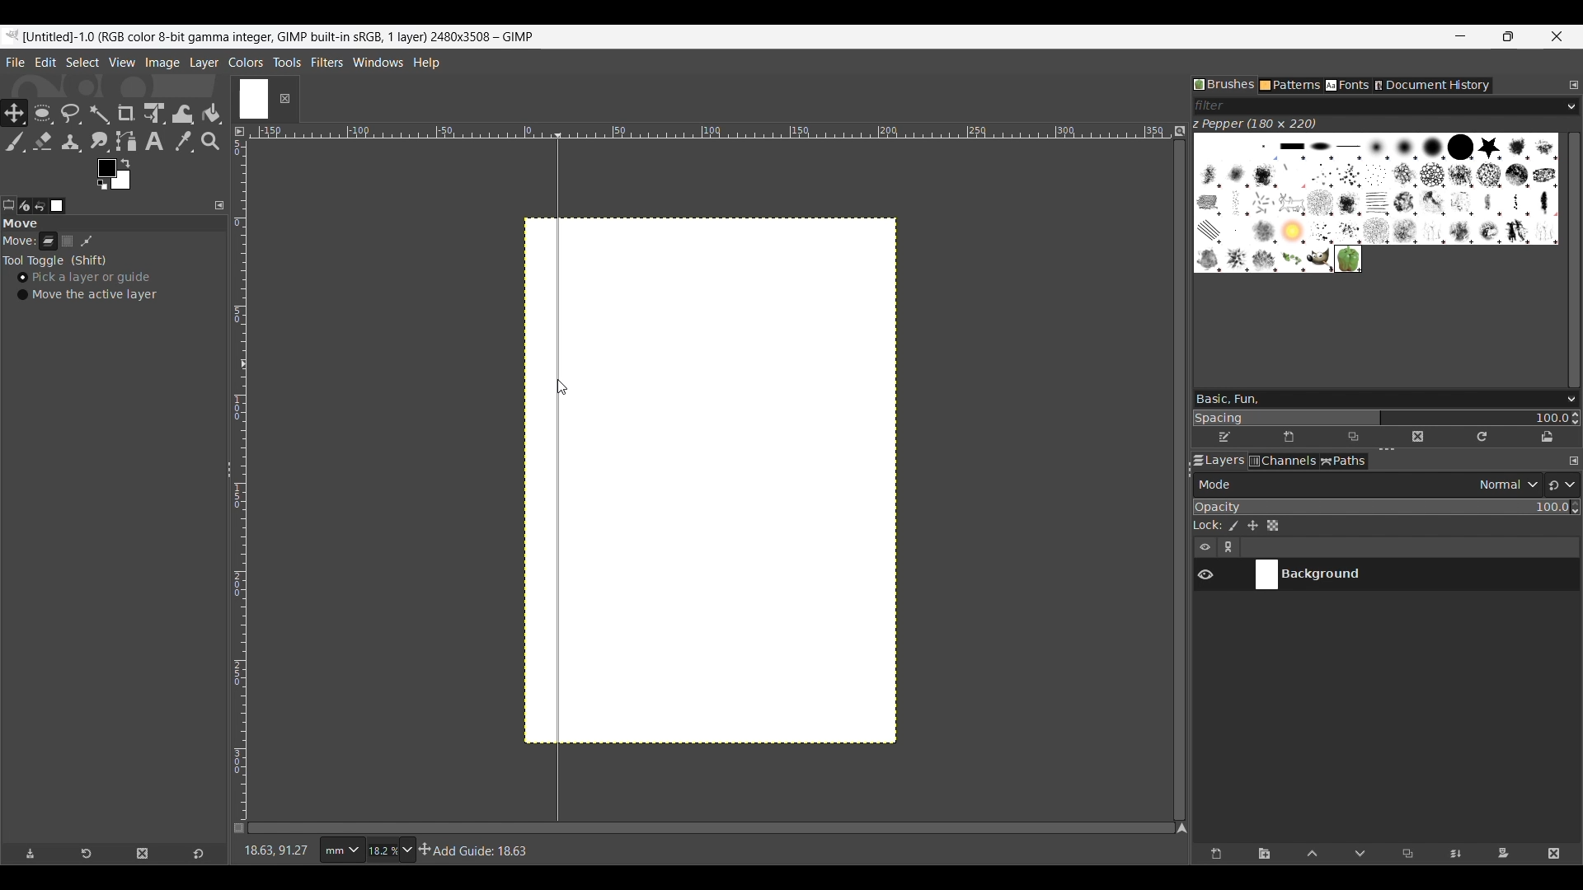 The image size is (1583, 890). I want to click on Move layer one step up, so click(1313, 855).